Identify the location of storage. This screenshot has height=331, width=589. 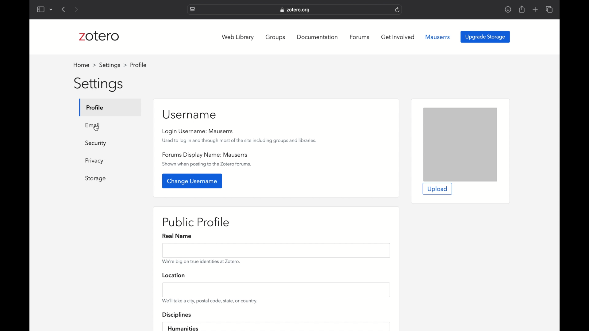
(96, 179).